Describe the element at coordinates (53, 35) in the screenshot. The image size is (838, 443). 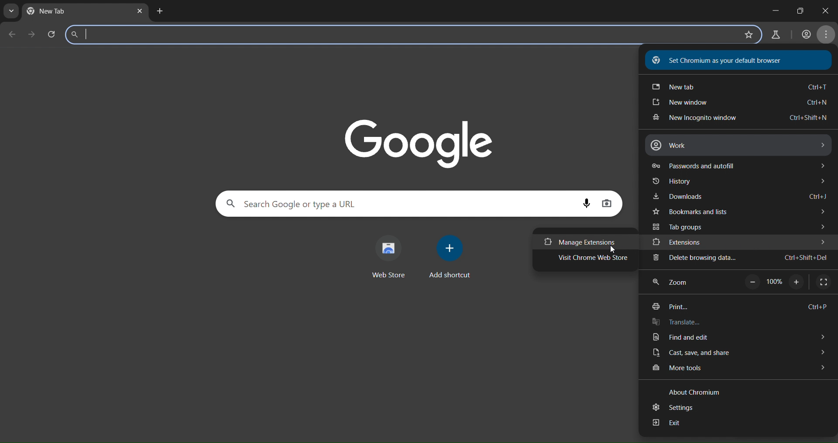
I see `reload page` at that location.